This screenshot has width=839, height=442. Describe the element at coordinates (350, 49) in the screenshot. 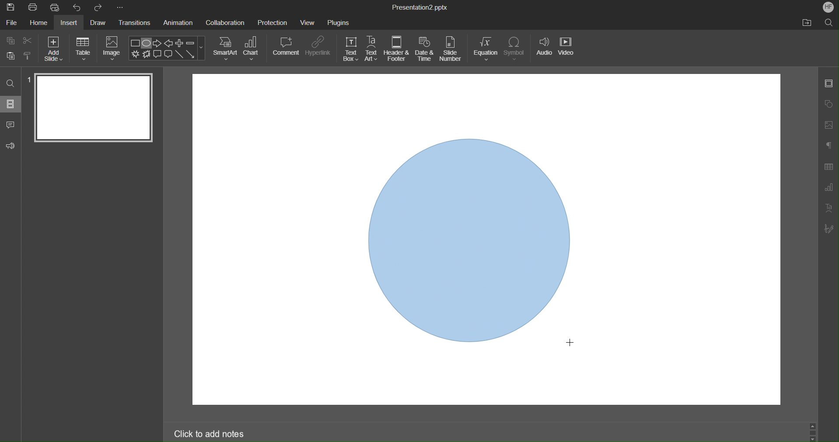

I see `Text Box` at that location.